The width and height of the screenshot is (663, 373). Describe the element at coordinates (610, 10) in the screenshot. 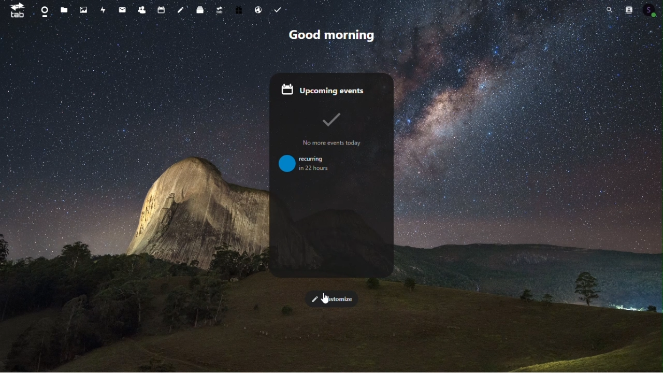

I see `Search` at that location.